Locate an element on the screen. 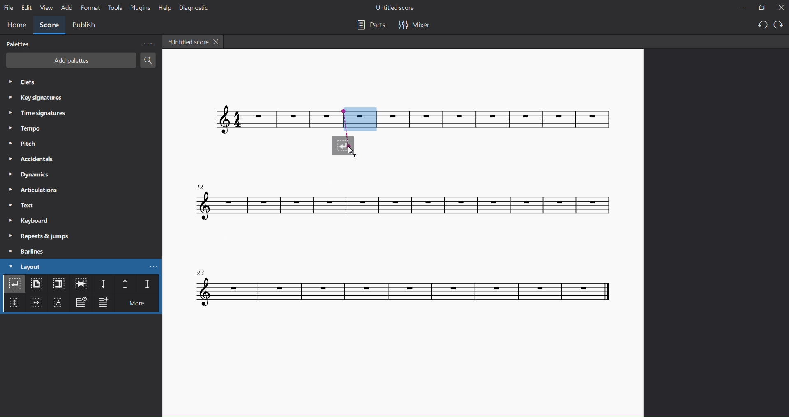  tools is located at coordinates (114, 8).